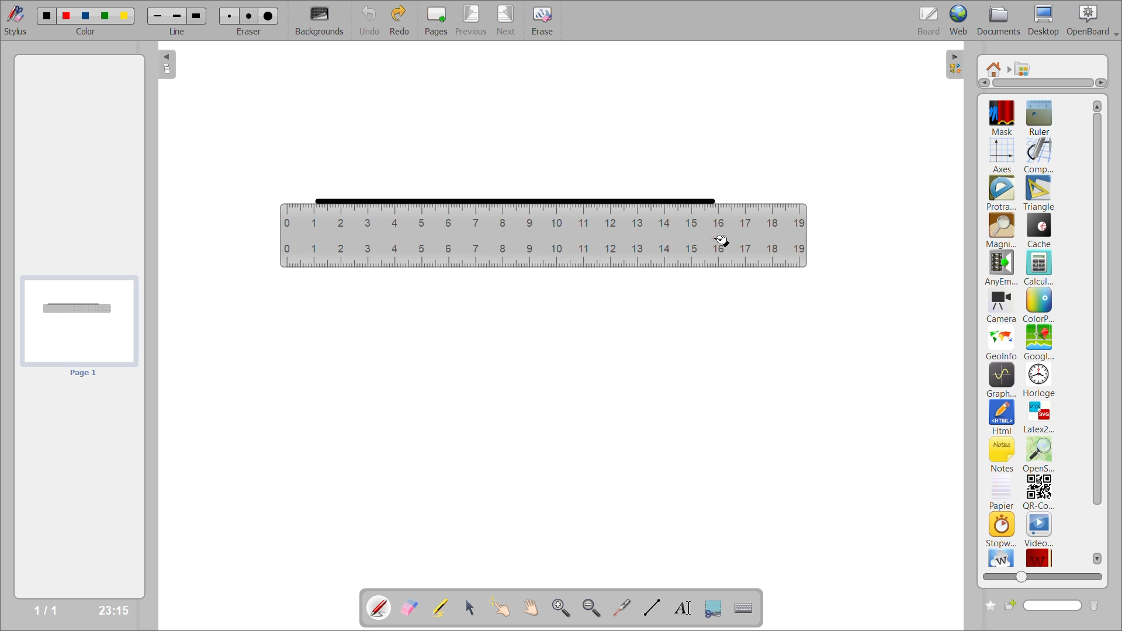  I want to click on eraser, so click(250, 31).